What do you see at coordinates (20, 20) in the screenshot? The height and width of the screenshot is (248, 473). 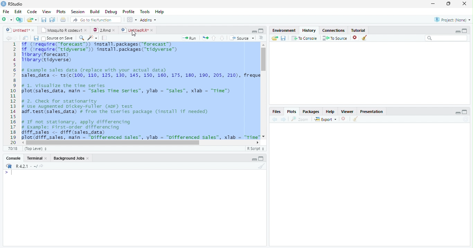 I see `Create a project` at bounding box center [20, 20].